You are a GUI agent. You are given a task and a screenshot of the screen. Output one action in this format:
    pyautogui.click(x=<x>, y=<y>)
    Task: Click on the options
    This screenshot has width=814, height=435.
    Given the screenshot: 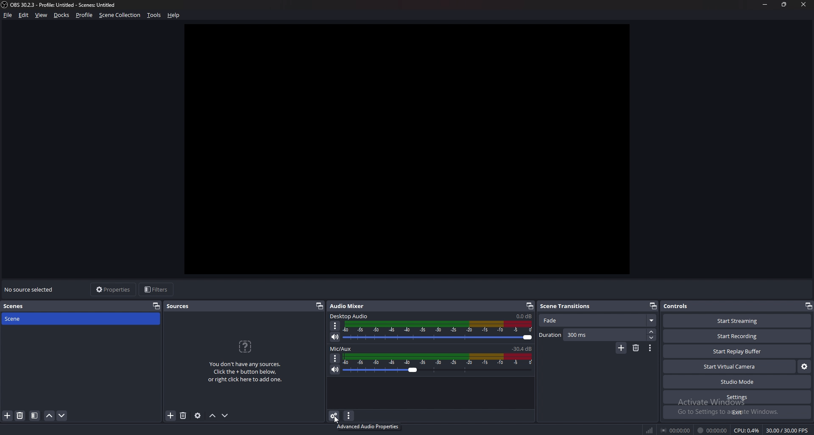 What is the action you would take?
    pyautogui.click(x=335, y=326)
    